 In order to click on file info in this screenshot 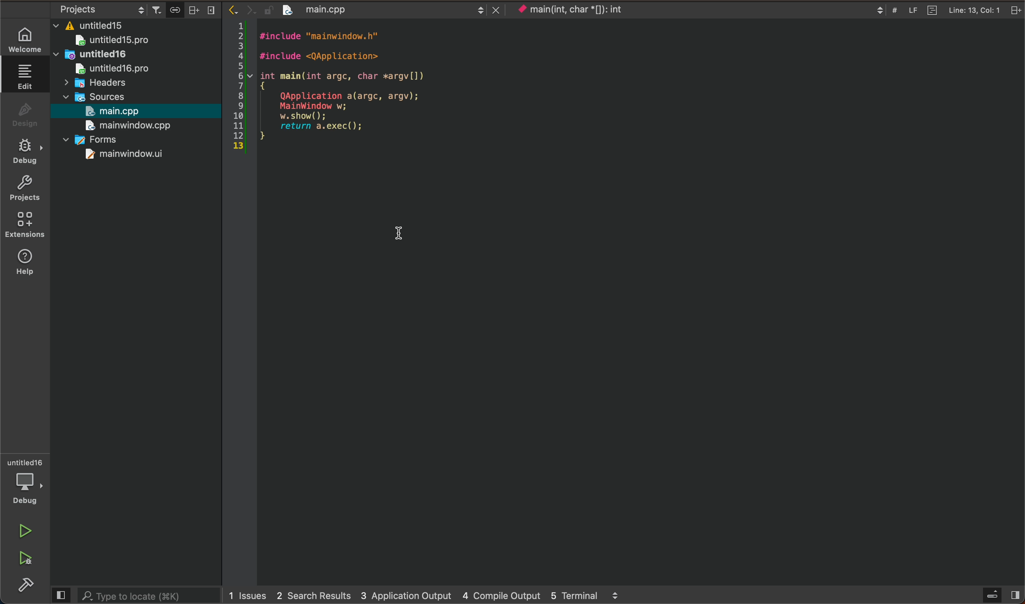, I will do `click(945, 10)`.